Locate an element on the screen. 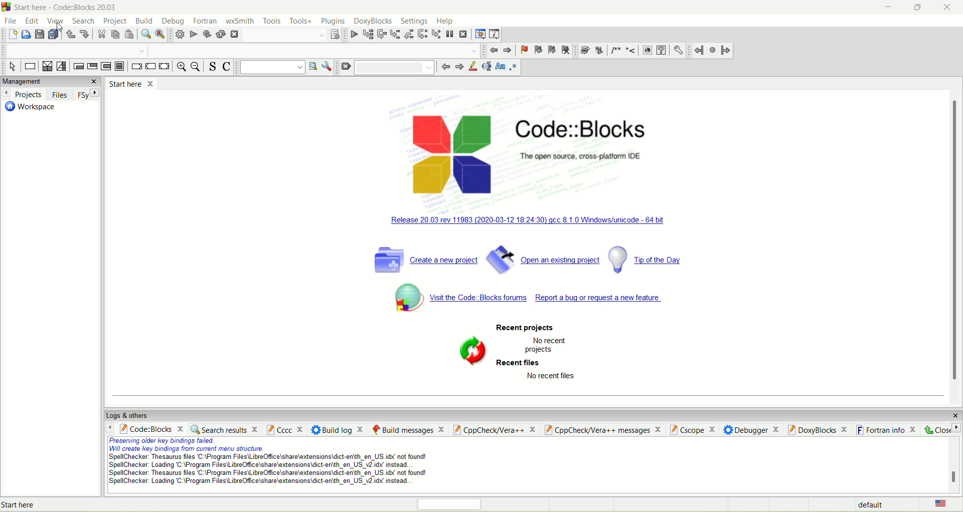 The image size is (963, 512). build and run is located at coordinates (206, 34).